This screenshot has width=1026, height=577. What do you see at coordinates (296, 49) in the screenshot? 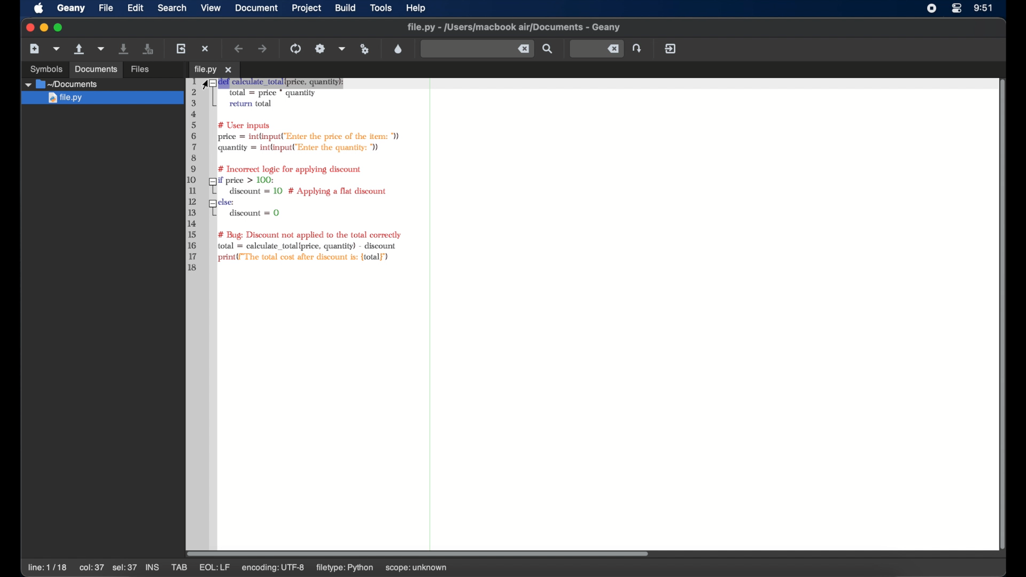
I see `compile the current file` at bounding box center [296, 49].